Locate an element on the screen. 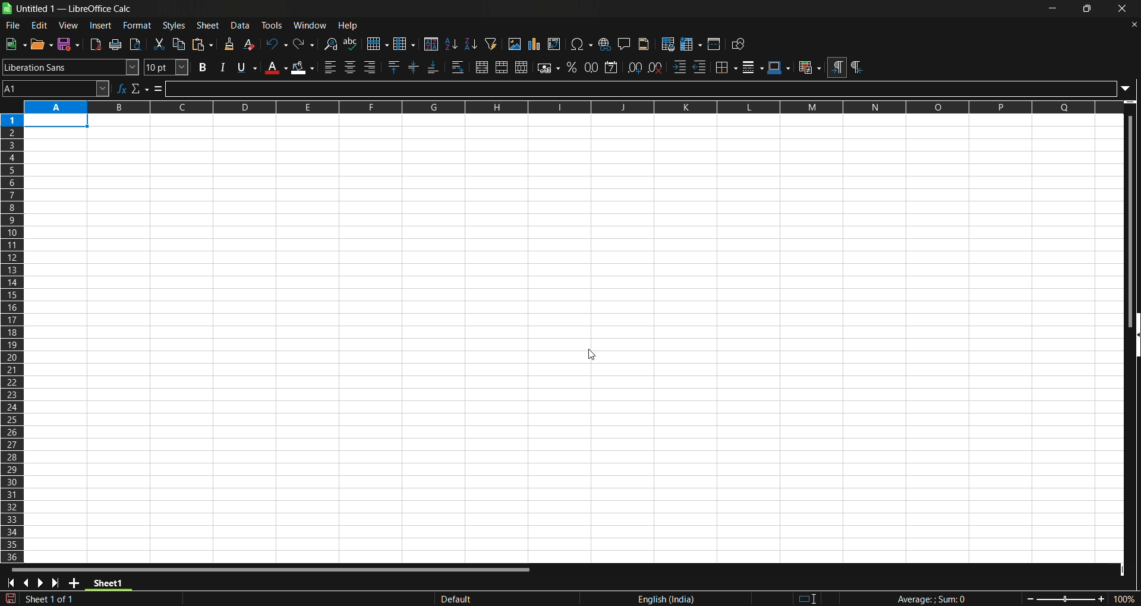 This screenshot has height=606, width=1141. input line is located at coordinates (651, 88).